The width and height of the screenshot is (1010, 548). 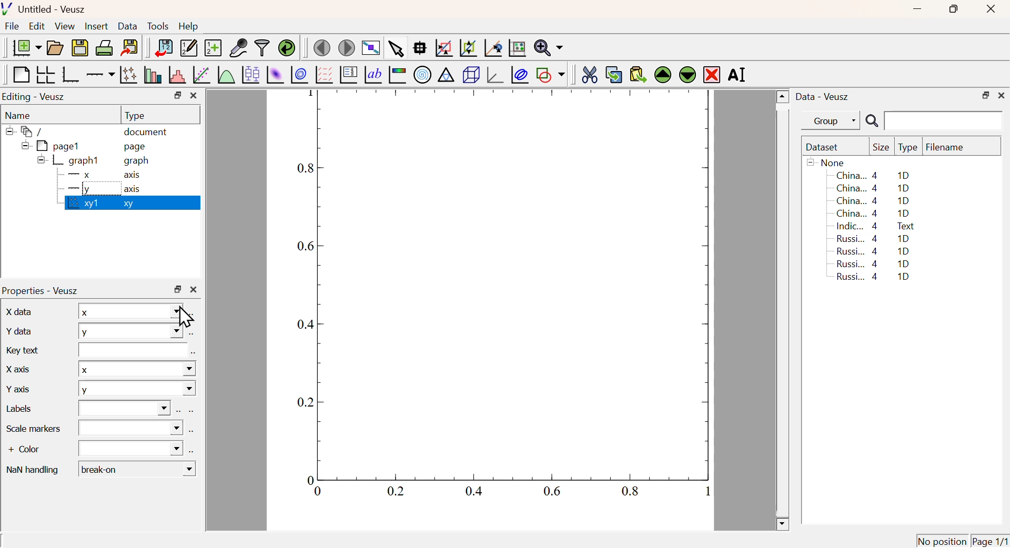 What do you see at coordinates (875, 188) in the screenshot?
I see `China... 4 1D` at bounding box center [875, 188].